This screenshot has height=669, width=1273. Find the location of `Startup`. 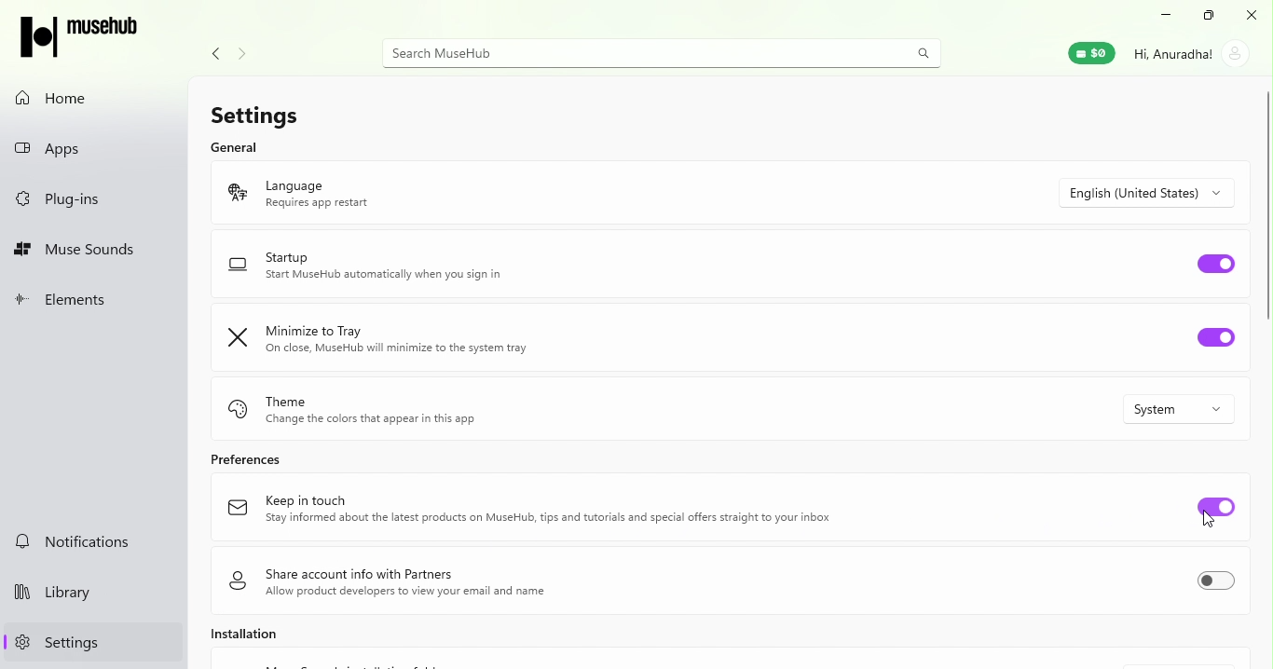

Startup is located at coordinates (467, 265).